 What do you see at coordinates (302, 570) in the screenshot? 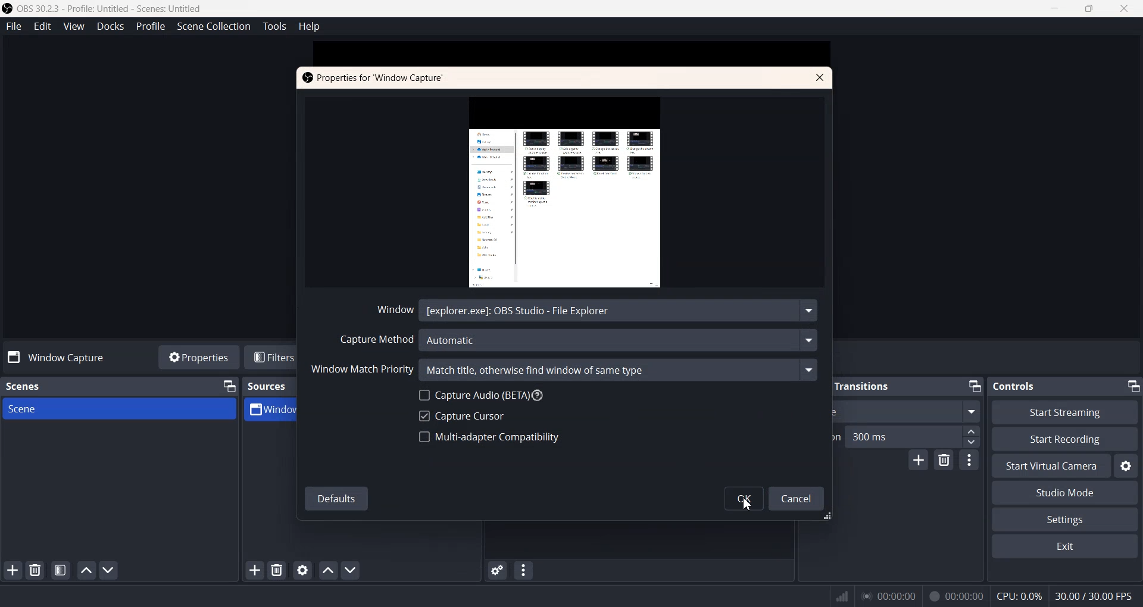
I see `Open source properties` at bounding box center [302, 570].